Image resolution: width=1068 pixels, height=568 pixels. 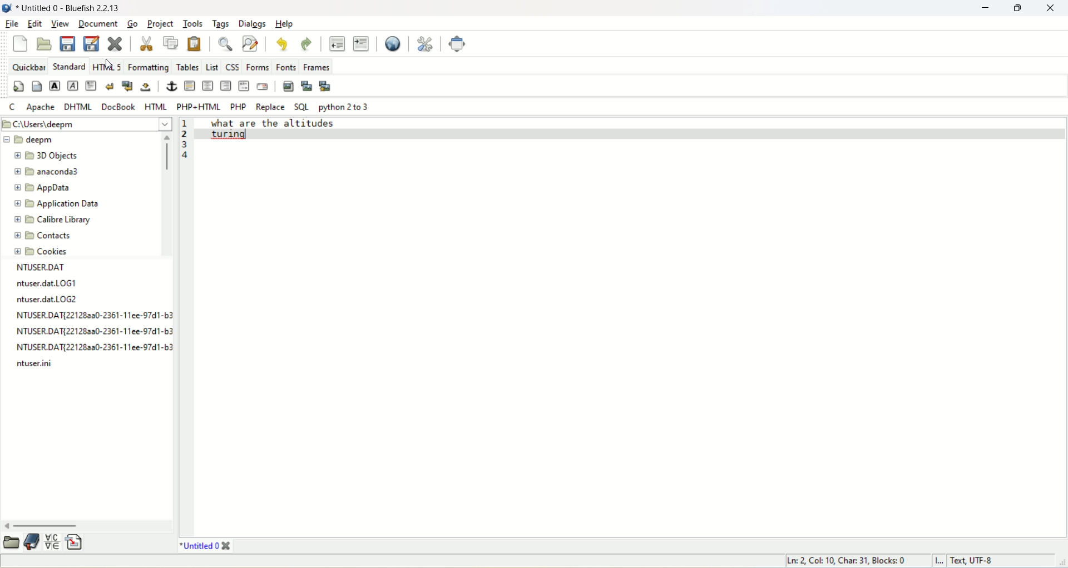 What do you see at coordinates (307, 88) in the screenshot?
I see `insert thumbnail` at bounding box center [307, 88].